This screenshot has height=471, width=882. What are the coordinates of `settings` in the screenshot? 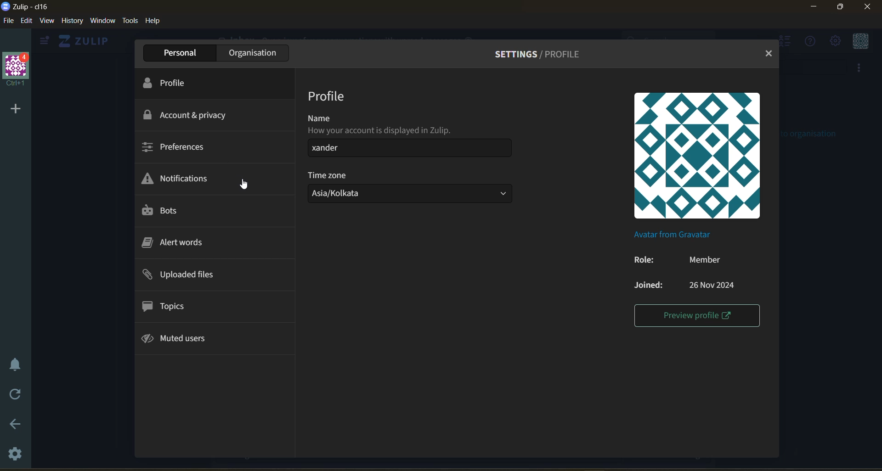 It's located at (16, 457).